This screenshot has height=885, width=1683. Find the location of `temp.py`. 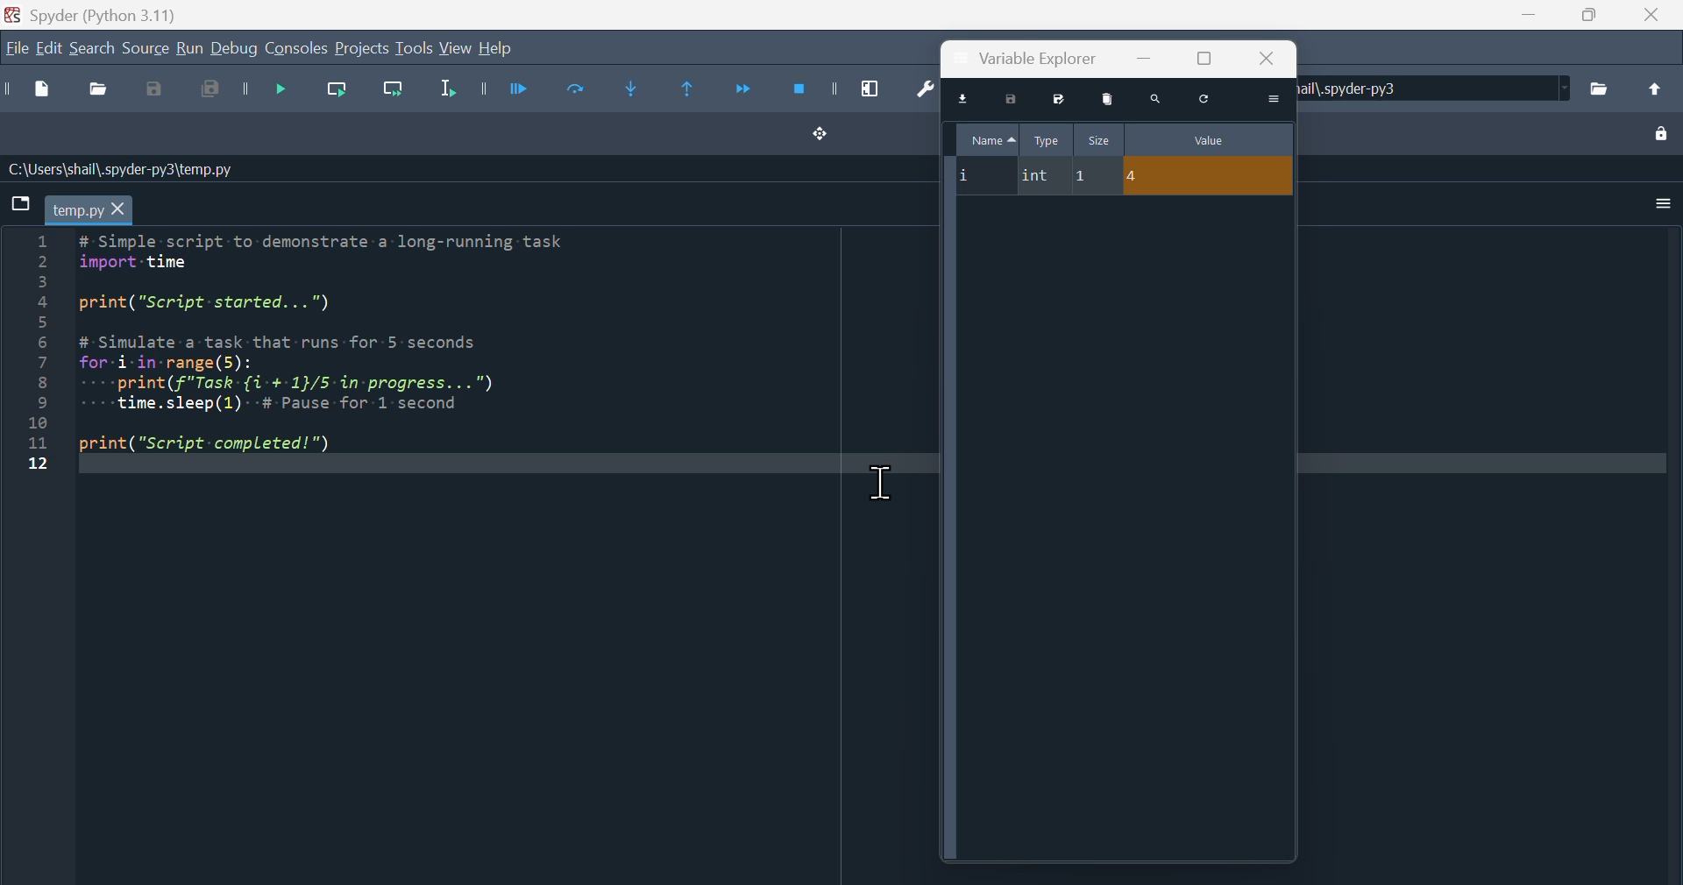

temp.py is located at coordinates (89, 209).